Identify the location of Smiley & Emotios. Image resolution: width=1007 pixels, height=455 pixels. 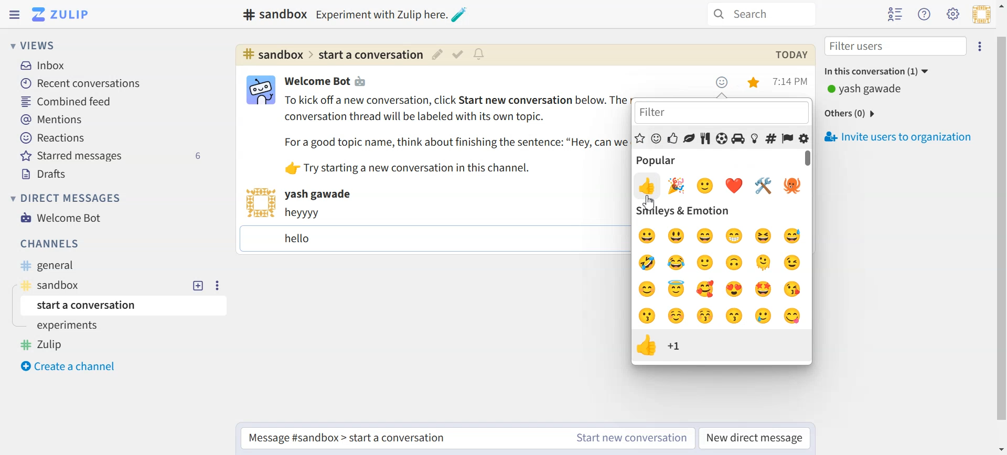
(705, 214).